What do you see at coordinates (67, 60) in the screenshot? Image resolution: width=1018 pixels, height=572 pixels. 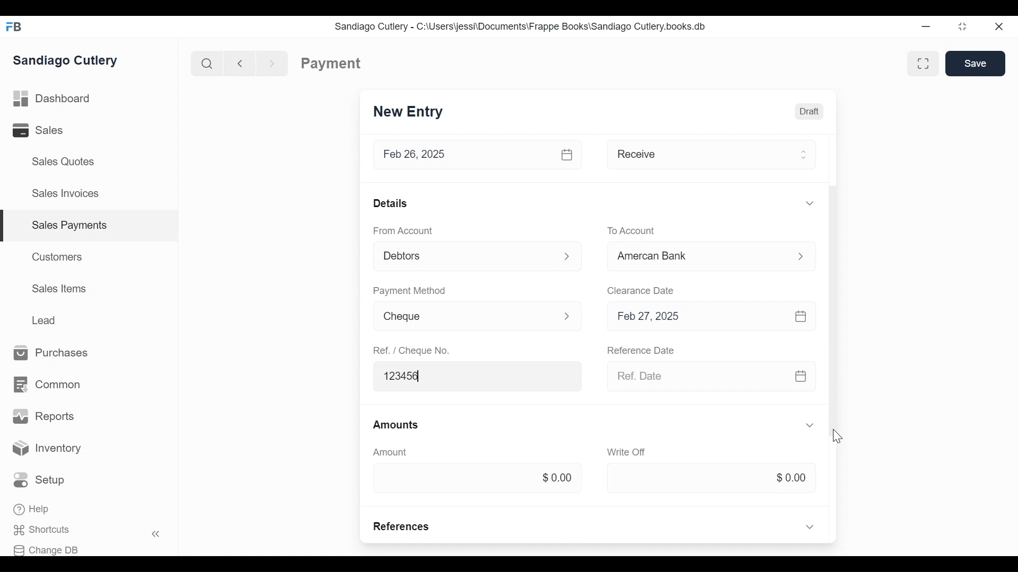 I see `Sandiago Cutlery` at bounding box center [67, 60].